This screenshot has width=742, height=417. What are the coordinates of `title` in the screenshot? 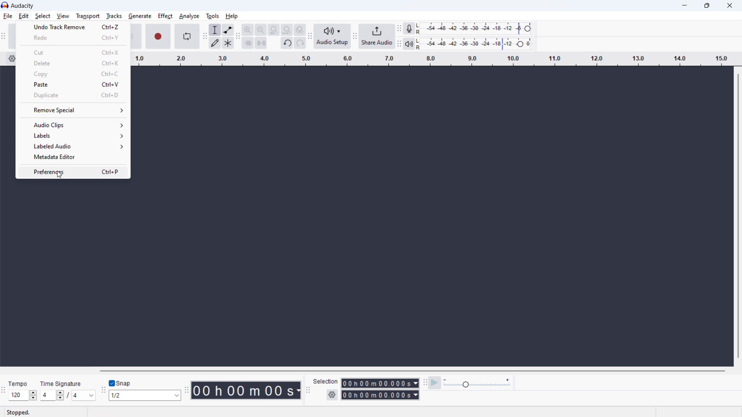 It's located at (22, 6).